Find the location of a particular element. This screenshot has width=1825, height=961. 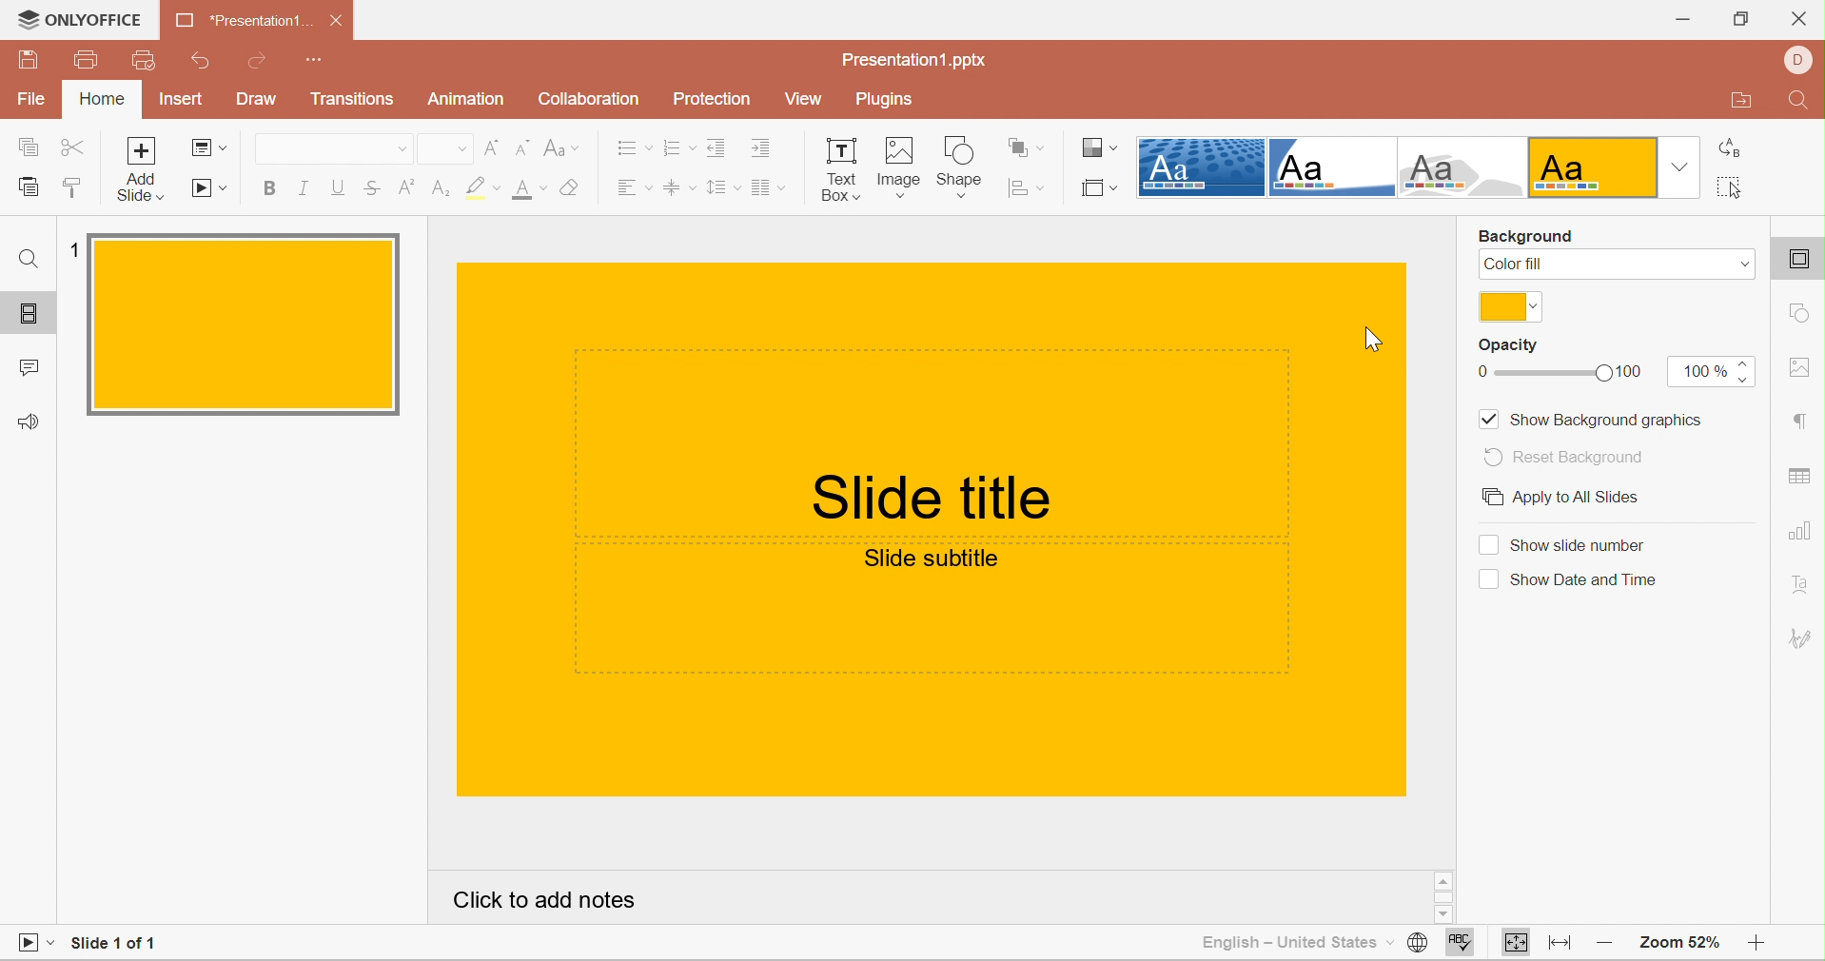

Classic is located at coordinates (1464, 170).